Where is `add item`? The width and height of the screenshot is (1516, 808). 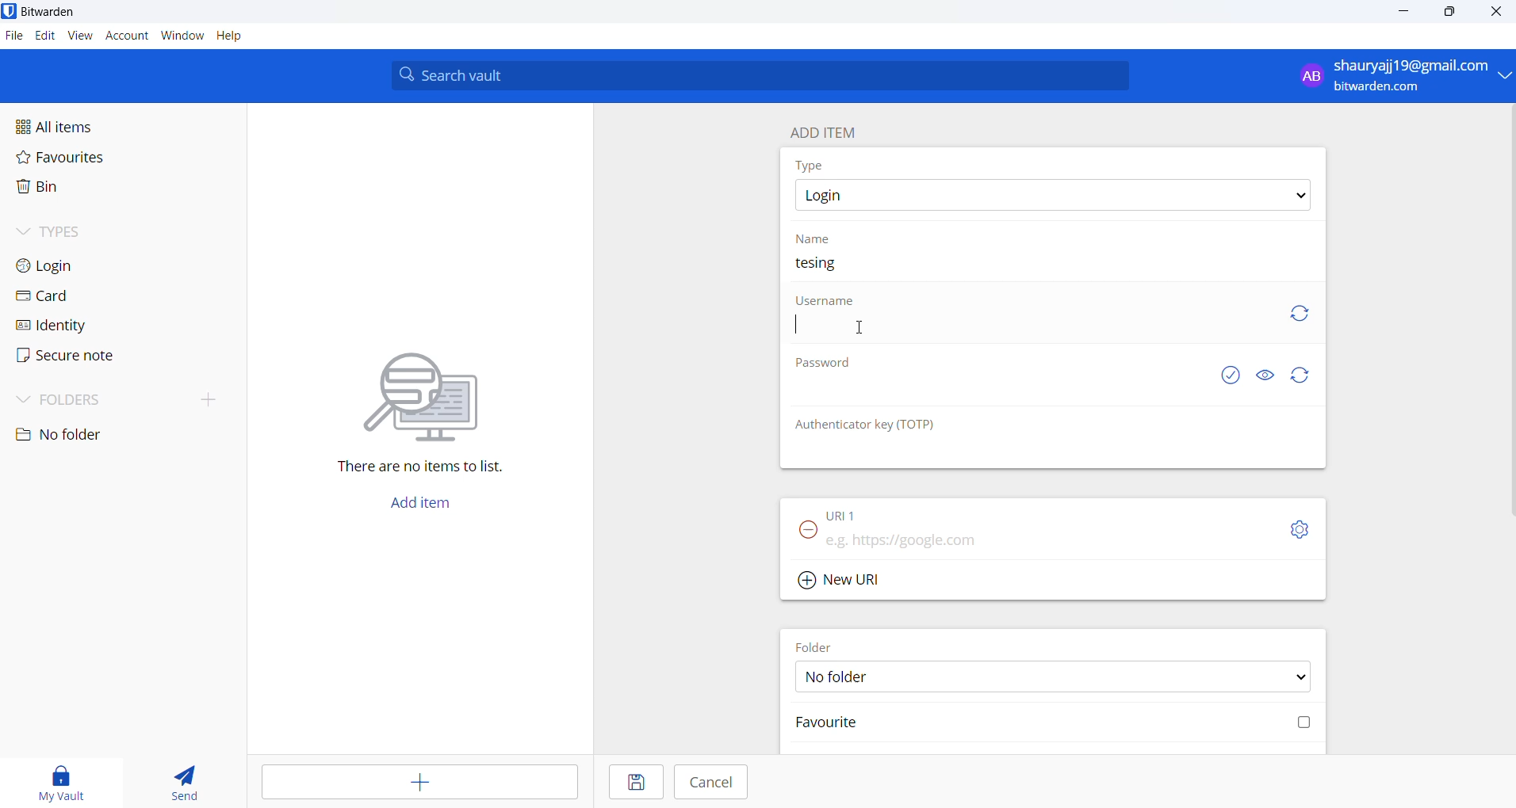
add item is located at coordinates (422, 782).